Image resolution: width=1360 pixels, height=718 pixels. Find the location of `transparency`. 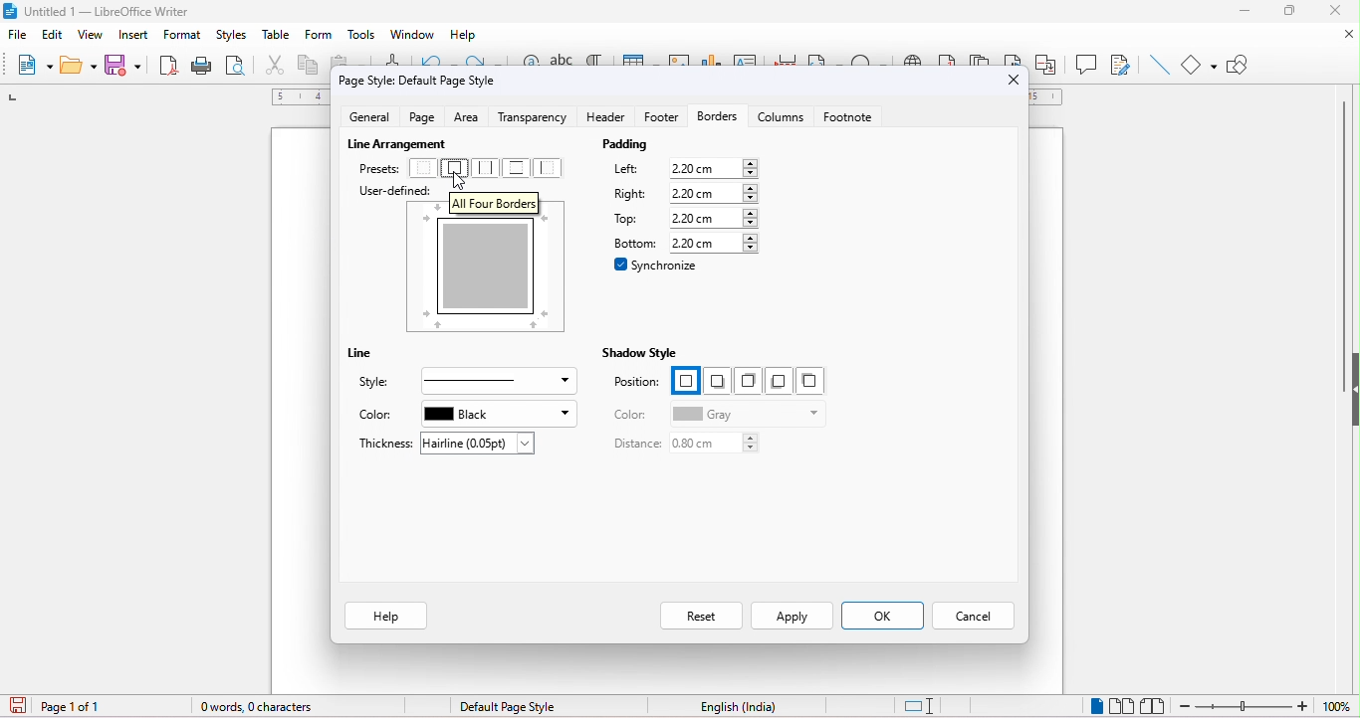

transparency is located at coordinates (535, 118).